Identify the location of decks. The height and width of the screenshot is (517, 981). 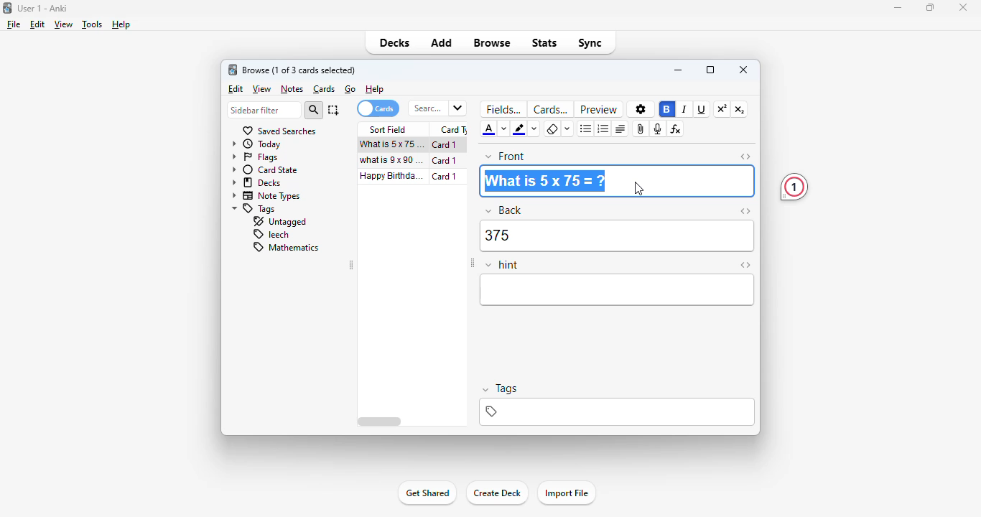
(256, 182).